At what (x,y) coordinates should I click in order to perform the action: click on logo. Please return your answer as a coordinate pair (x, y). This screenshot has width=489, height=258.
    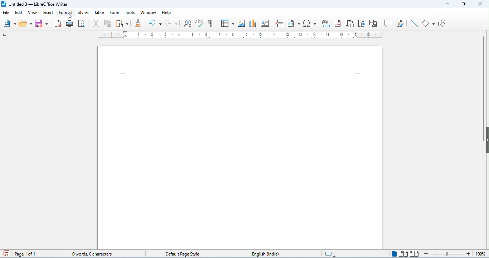
    Looking at the image, I should click on (4, 4).